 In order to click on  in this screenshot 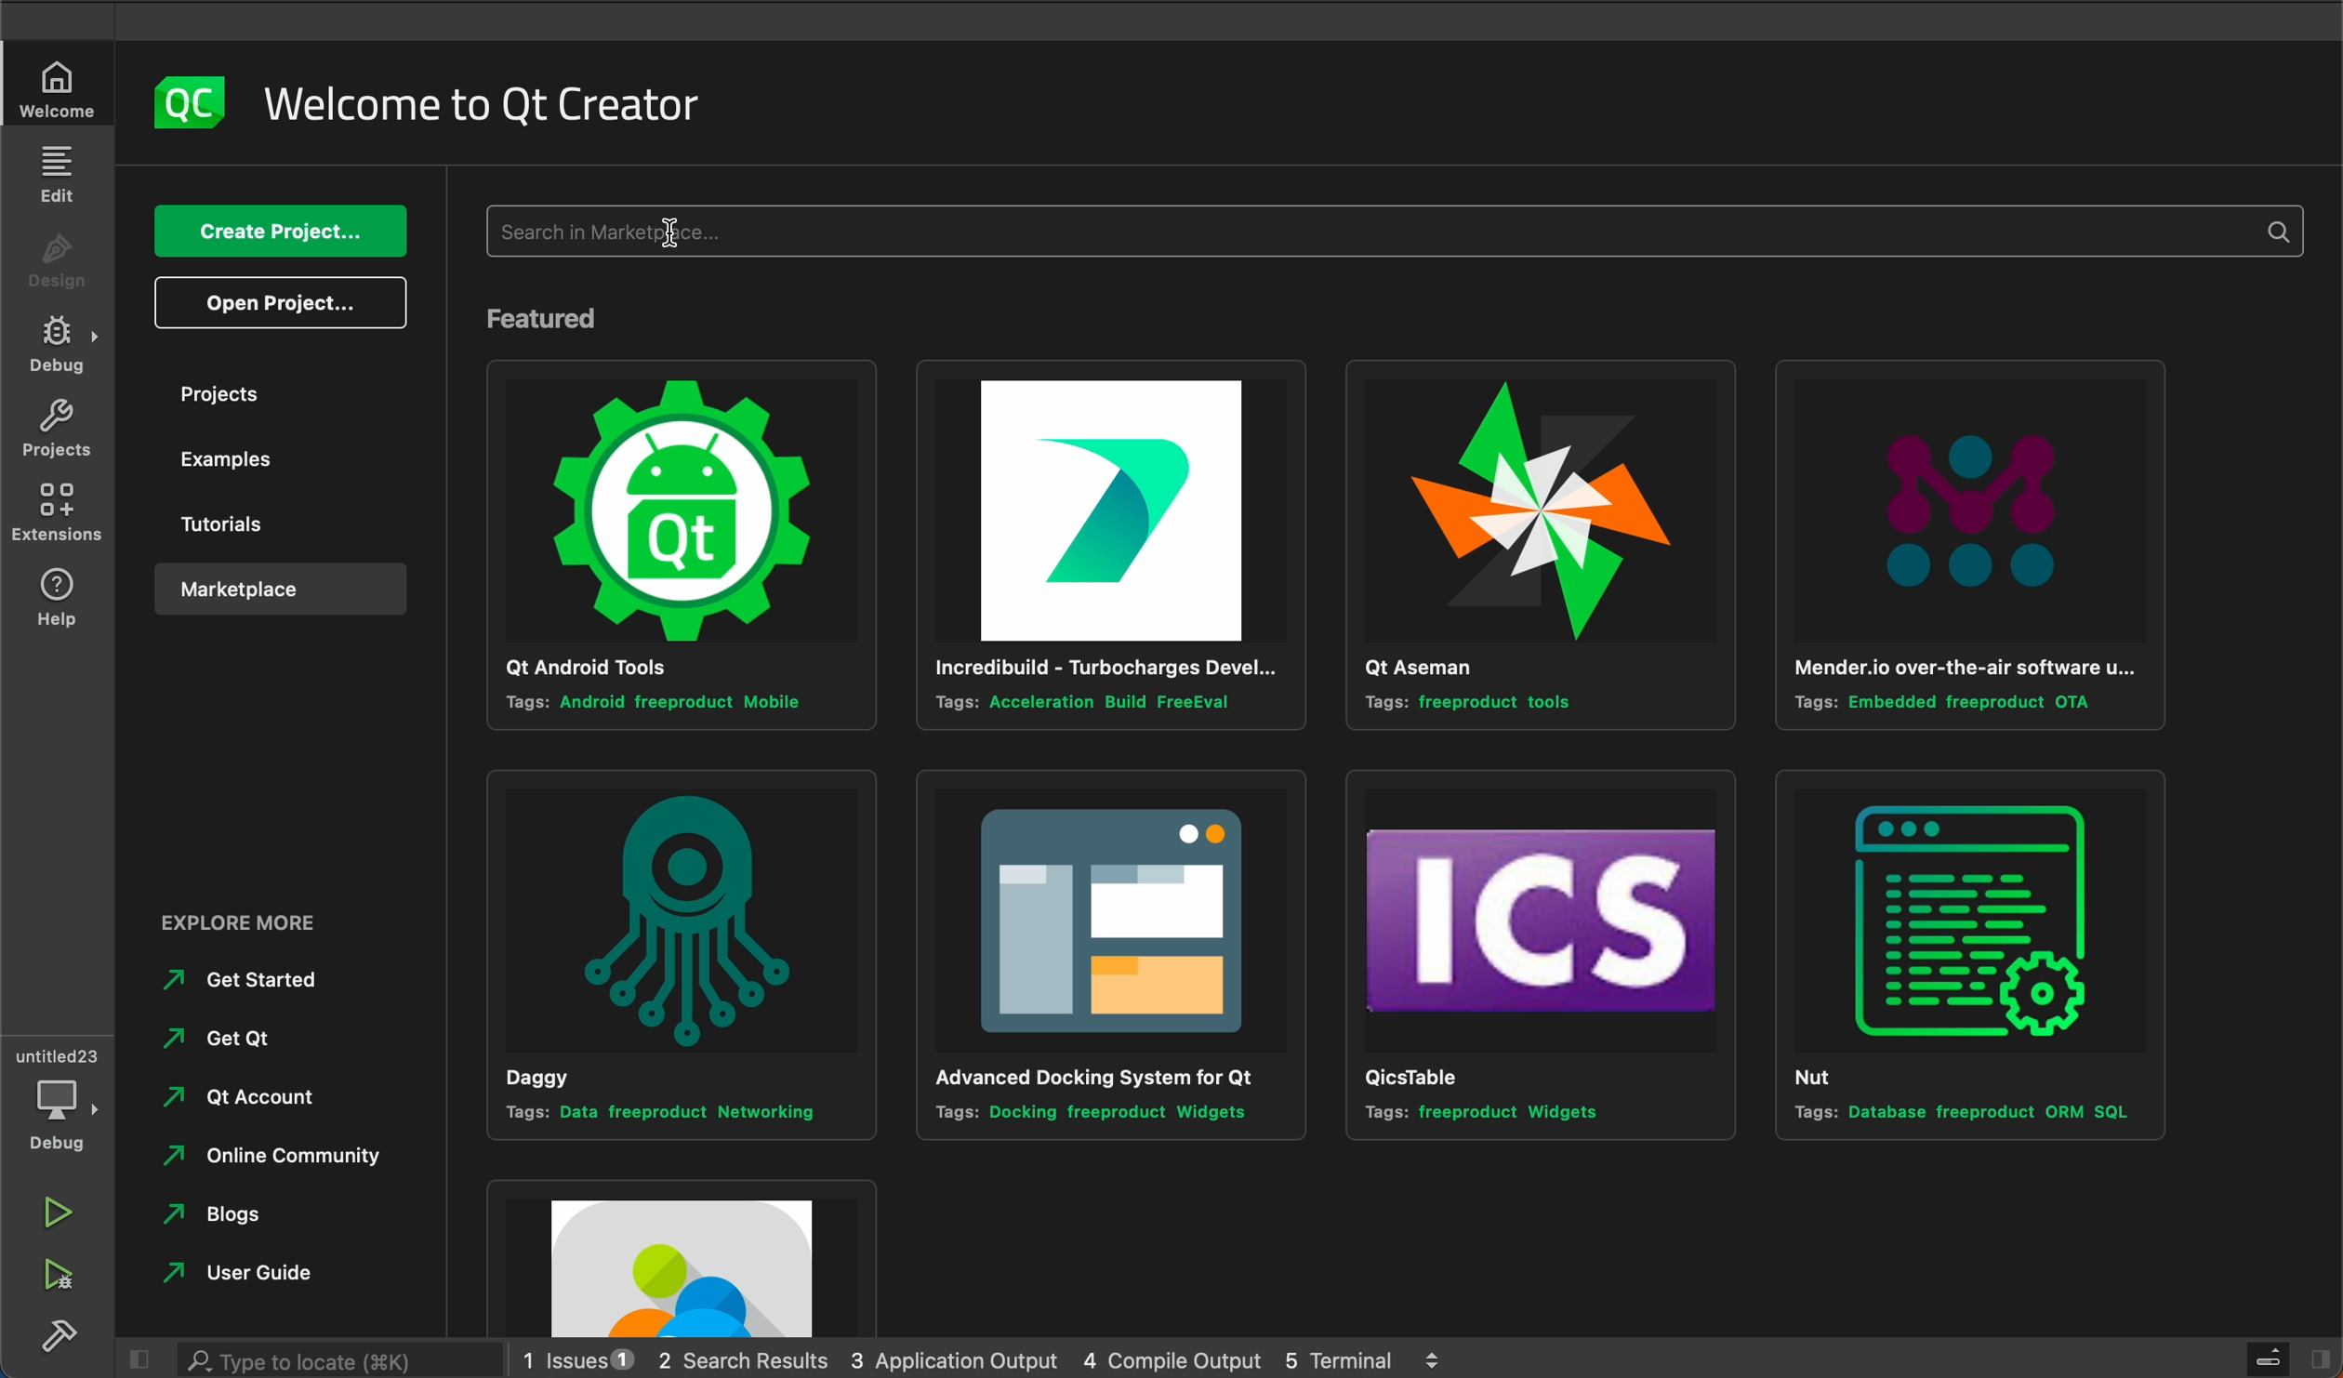, I will do `click(1969, 550)`.